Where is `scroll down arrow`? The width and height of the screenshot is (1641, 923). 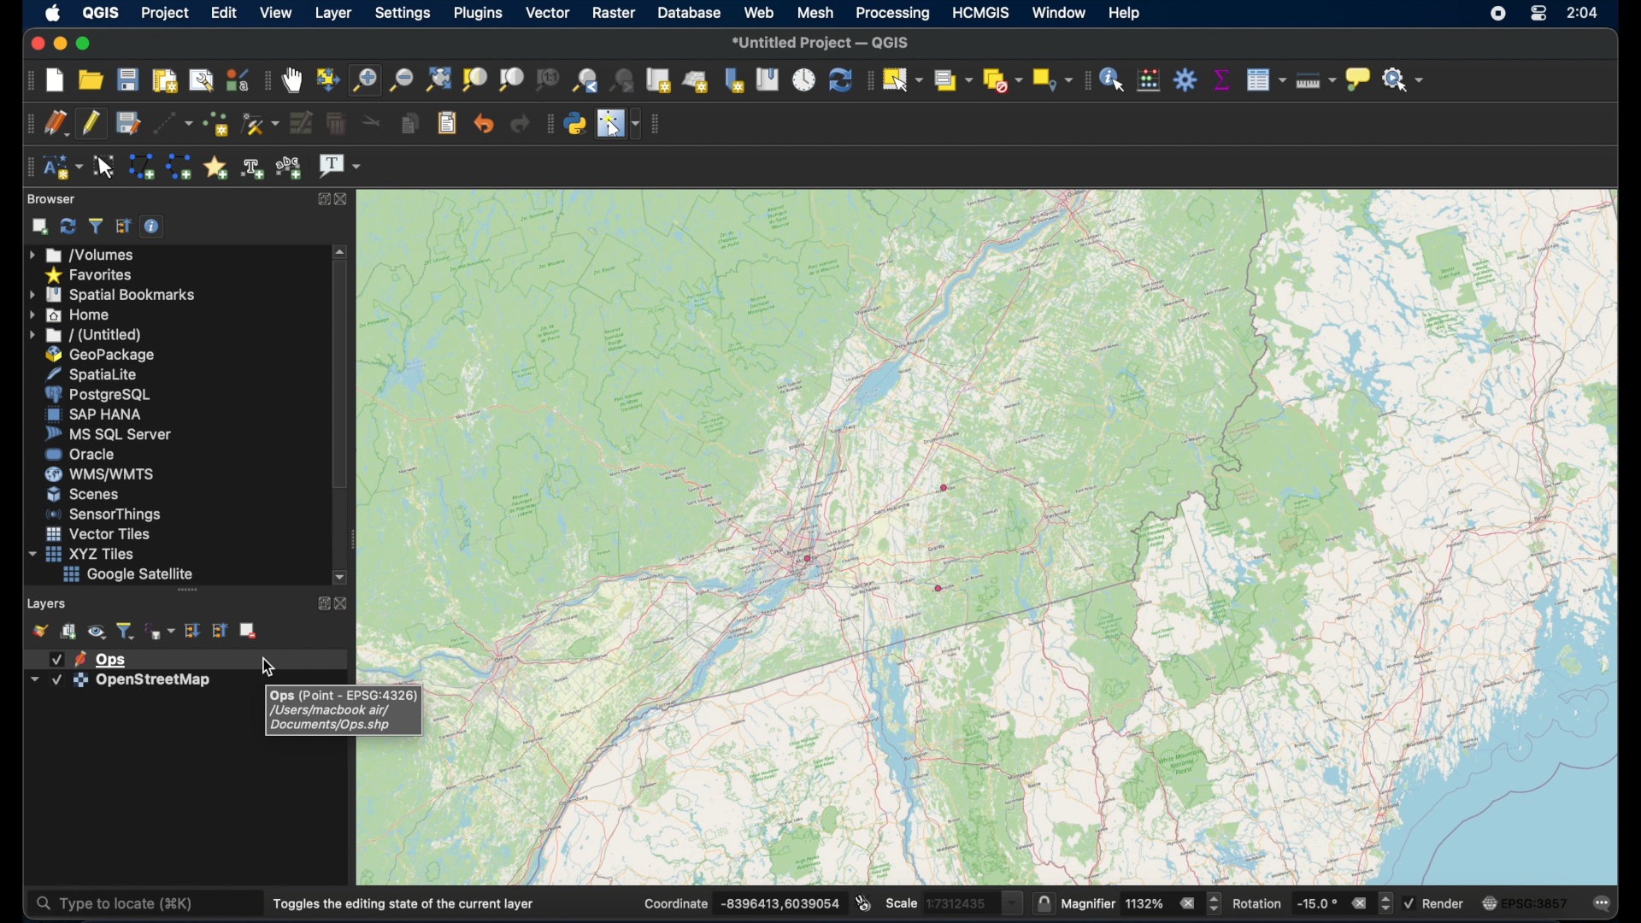
scroll down arrow is located at coordinates (345, 577).